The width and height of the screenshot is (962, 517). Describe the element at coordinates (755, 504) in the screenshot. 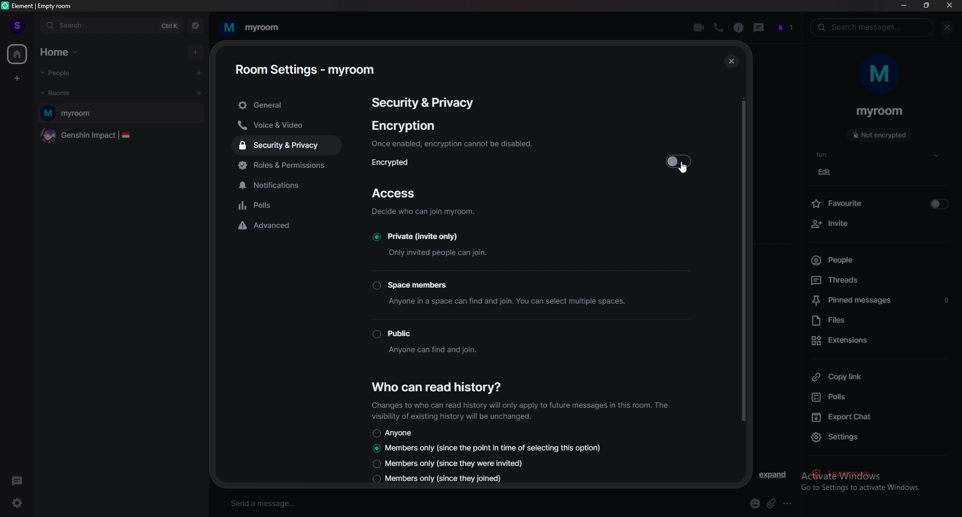

I see `emoji` at that location.